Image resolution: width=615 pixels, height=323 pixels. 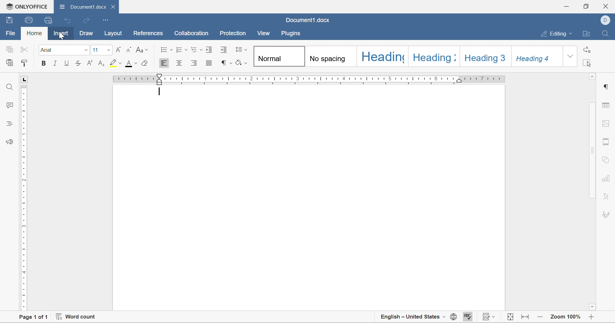 I want to click on Close, so click(x=608, y=5).